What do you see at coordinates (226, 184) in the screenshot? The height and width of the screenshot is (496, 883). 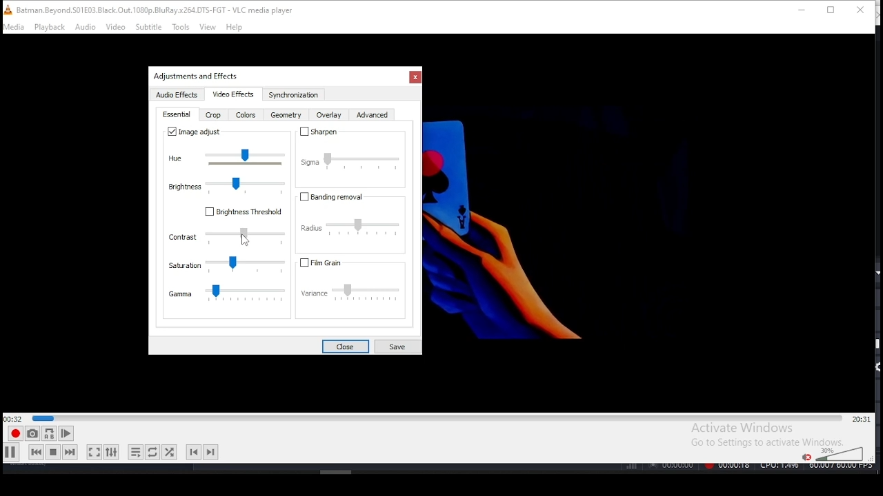 I see `brightness` at bounding box center [226, 184].